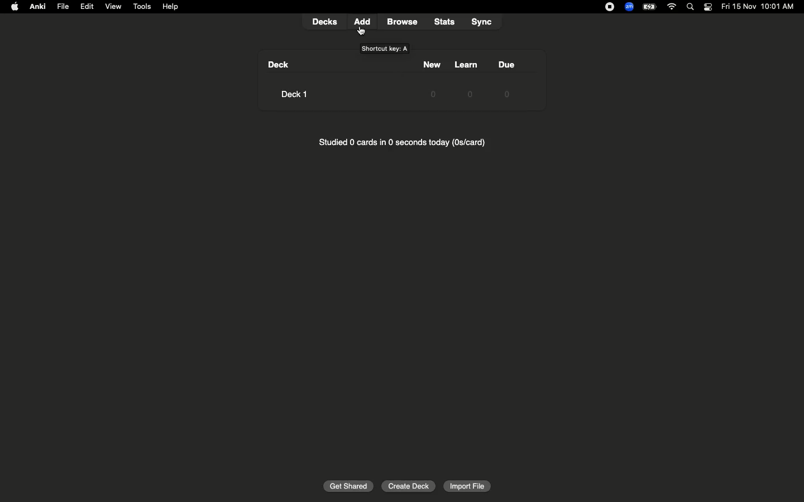 The width and height of the screenshot is (804, 502). What do you see at coordinates (288, 81) in the screenshot?
I see `Deck` at bounding box center [288, 81].